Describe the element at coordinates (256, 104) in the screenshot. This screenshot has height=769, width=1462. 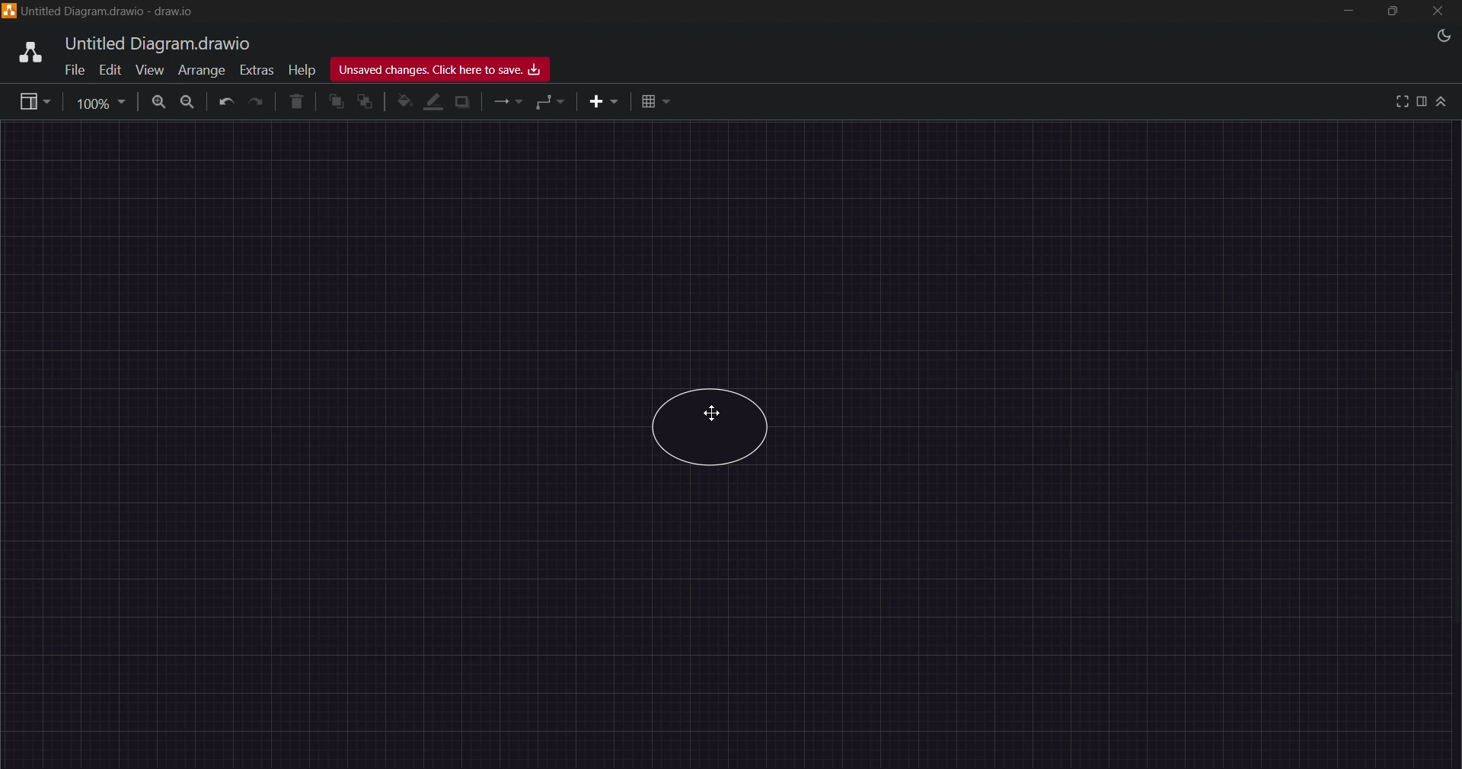
I see `redo` at that location.